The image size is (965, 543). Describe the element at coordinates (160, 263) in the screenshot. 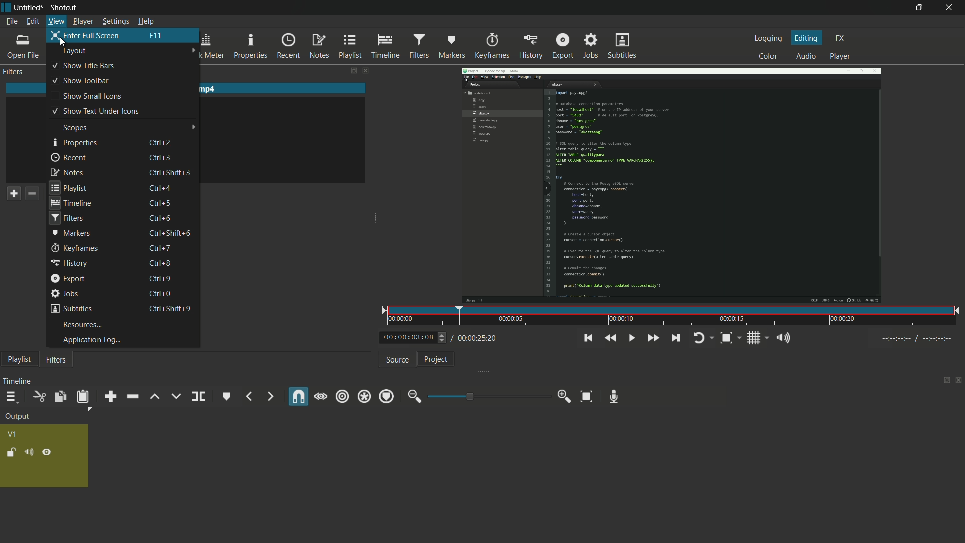

I see `Ctrl+8` at that location.